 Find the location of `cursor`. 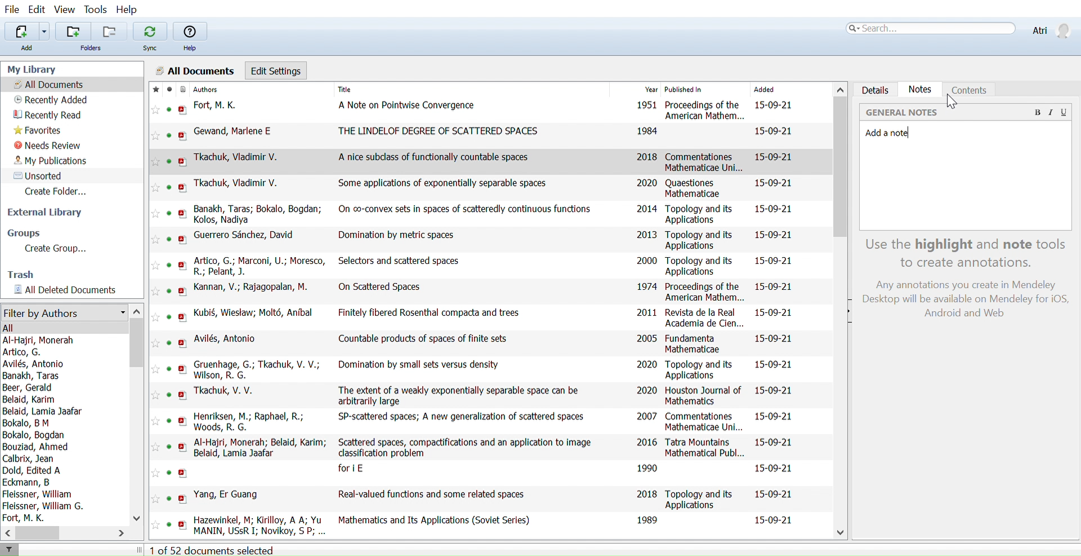

cursor is located at coordinates (952, 101).